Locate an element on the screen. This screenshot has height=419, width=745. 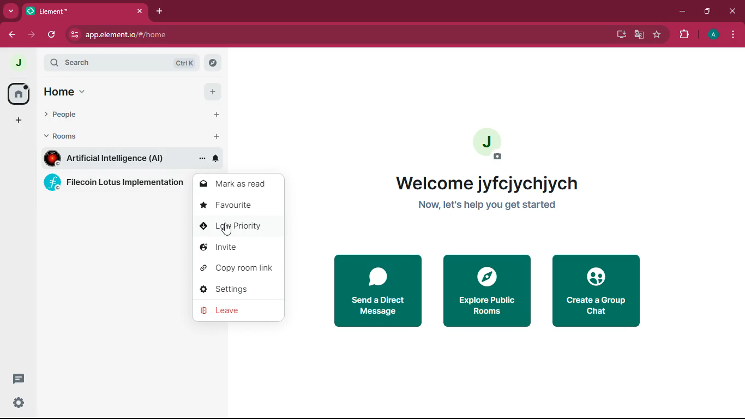
desktop is located at coordinates (620, 34).